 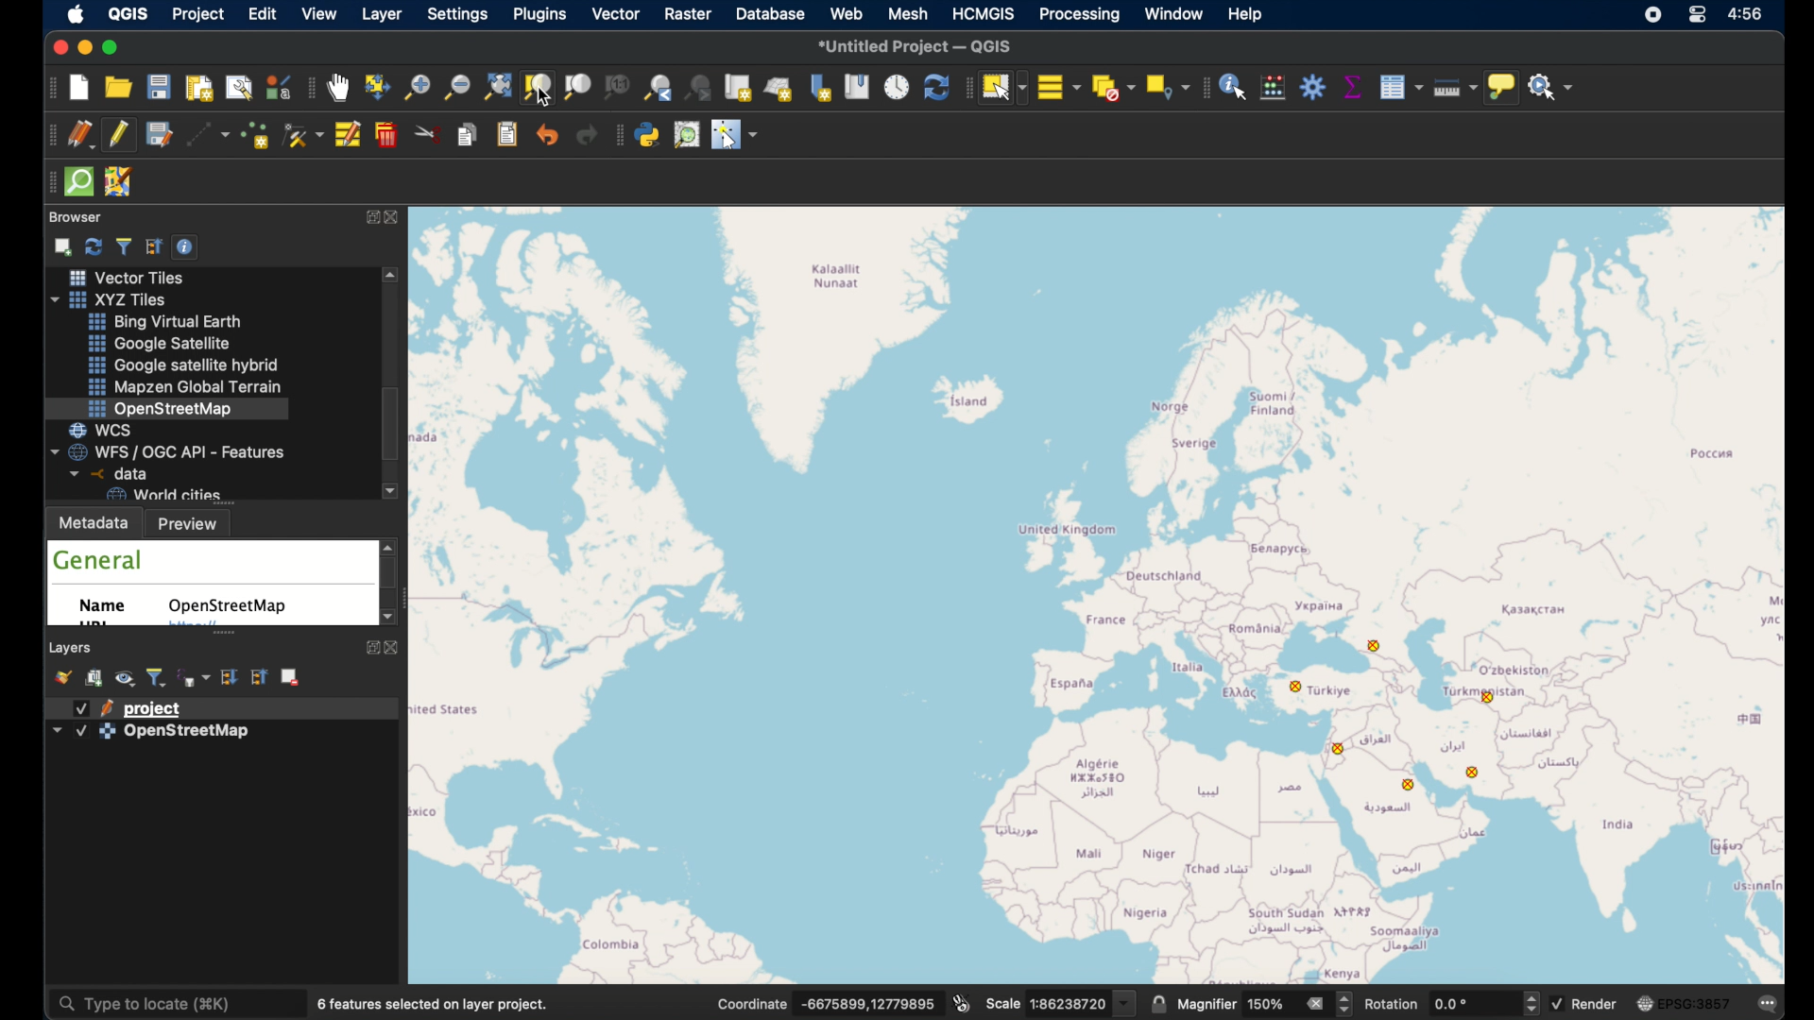 What do you see at coordinates (509, 136) in the screenshot?
I see `paste features` at bounding box center [509, 136].